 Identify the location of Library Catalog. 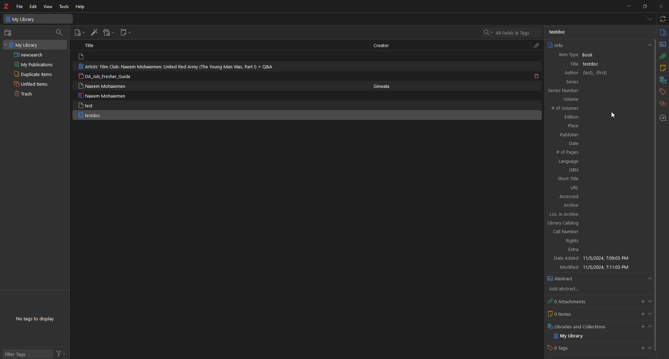
(565, 223).